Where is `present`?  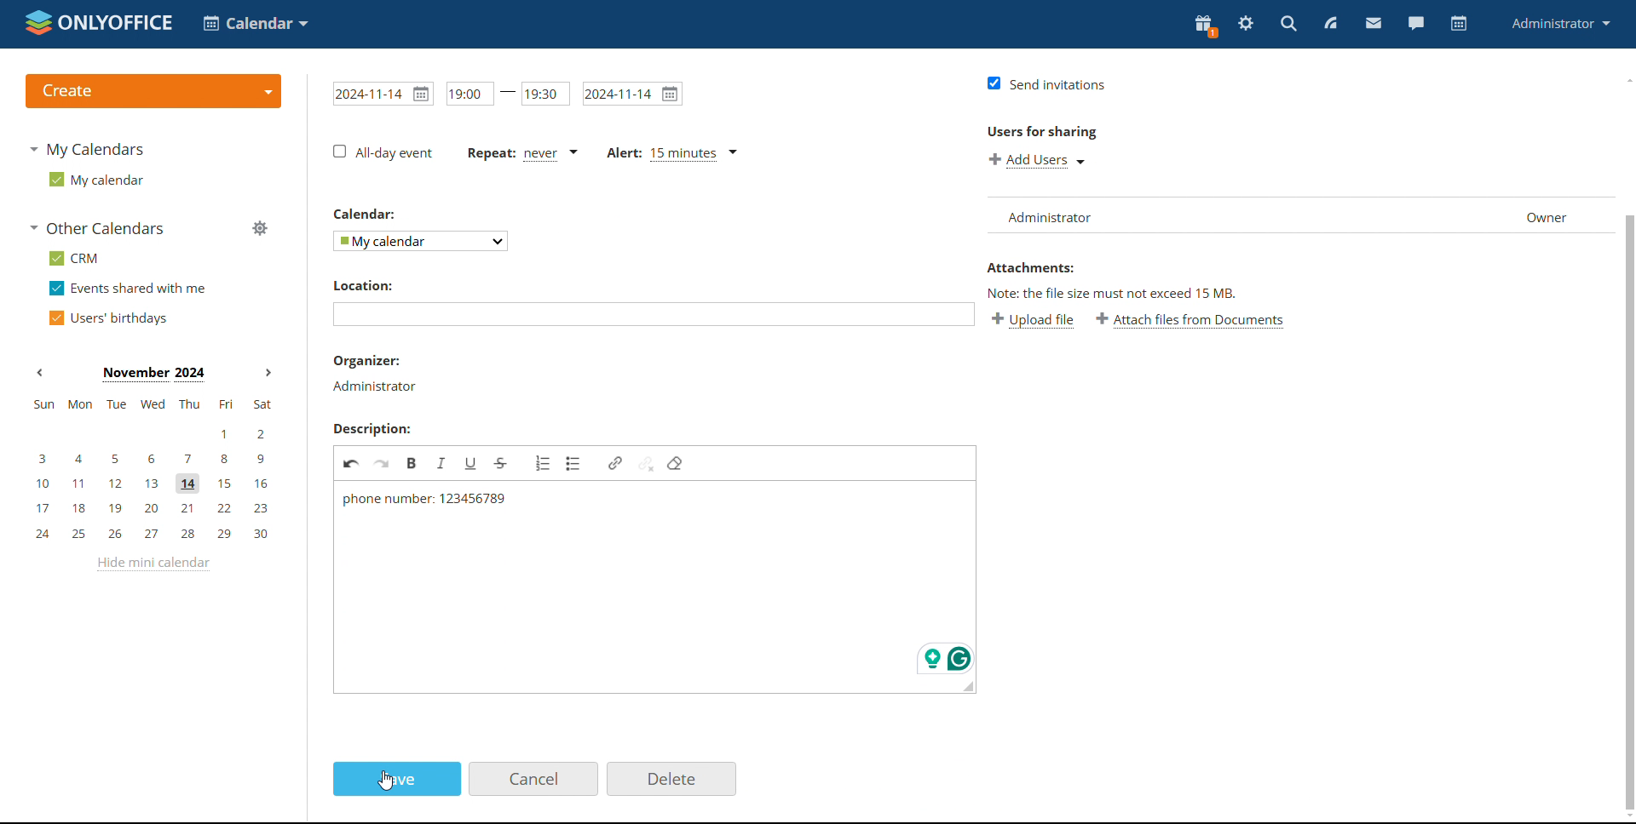 present is located at coordinates (1204, 26).